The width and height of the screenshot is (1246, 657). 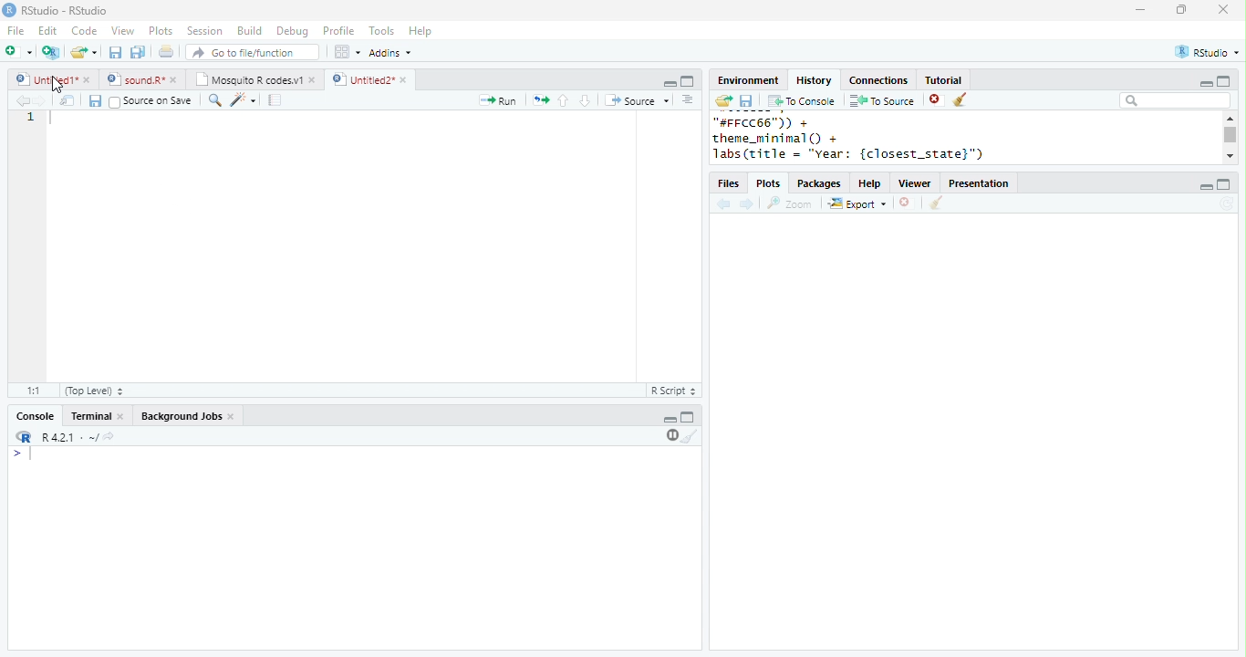 I want to click on close, so click(x=234, y=418).